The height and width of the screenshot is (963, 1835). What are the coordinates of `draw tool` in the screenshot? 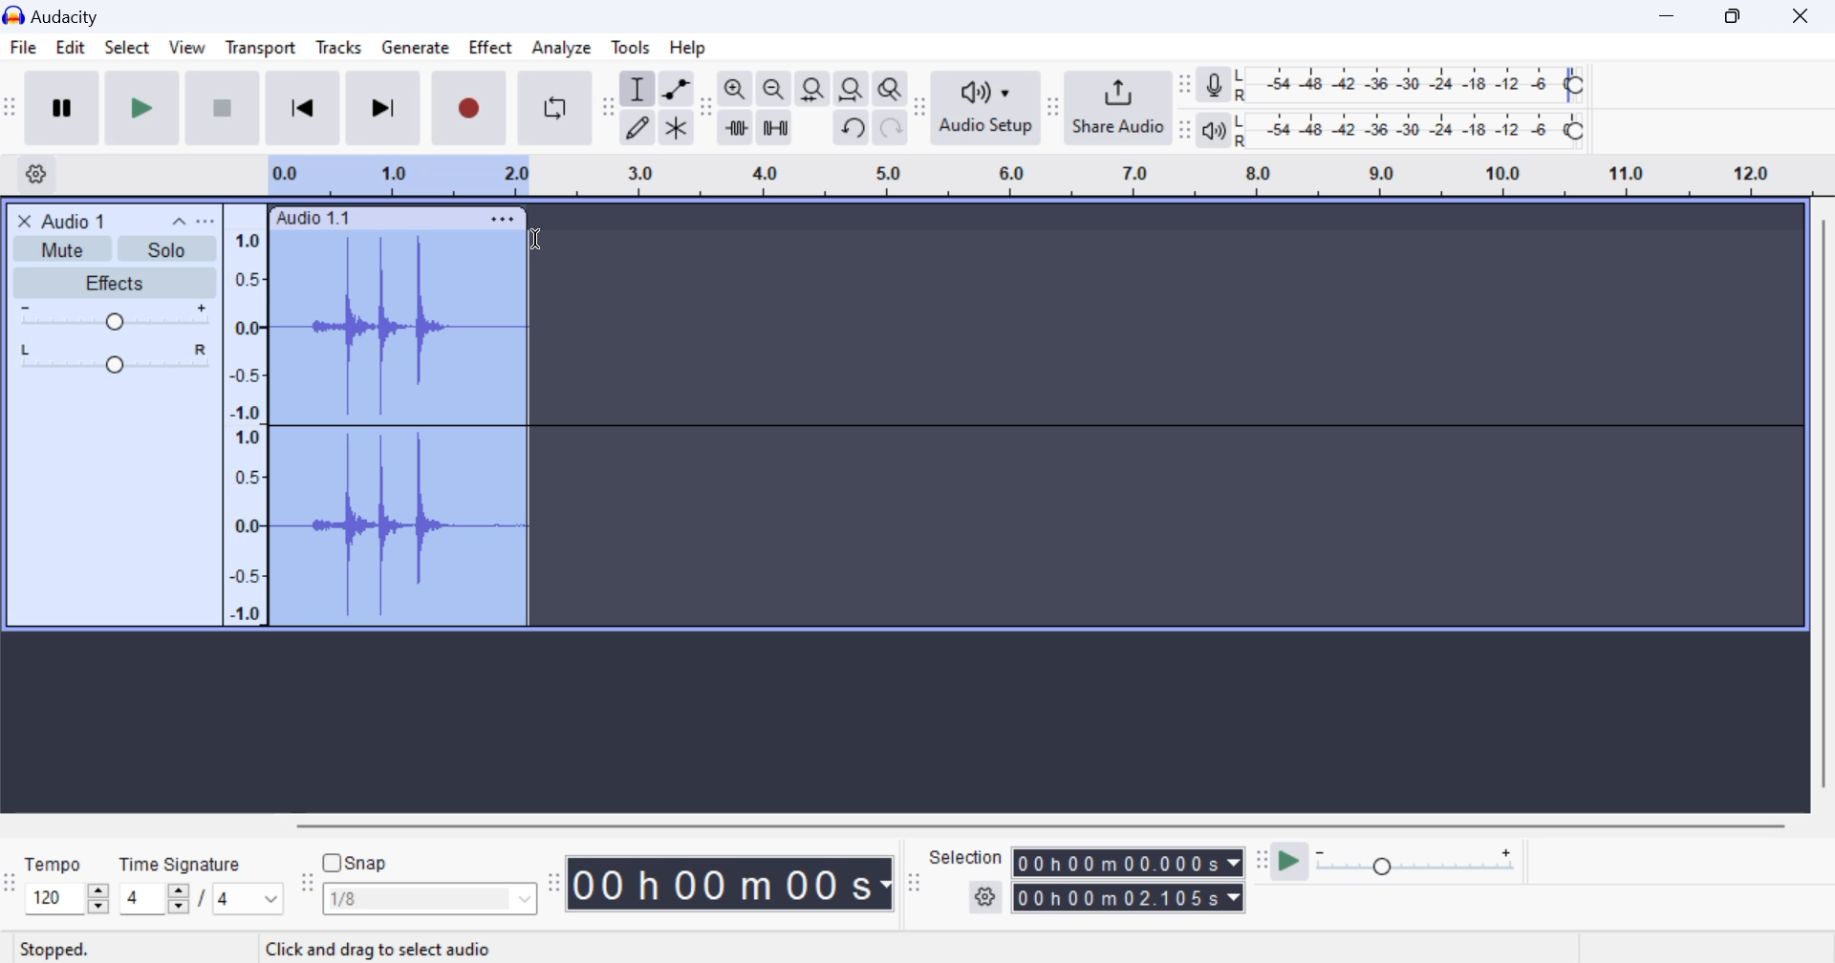 It's located at (637, 128).